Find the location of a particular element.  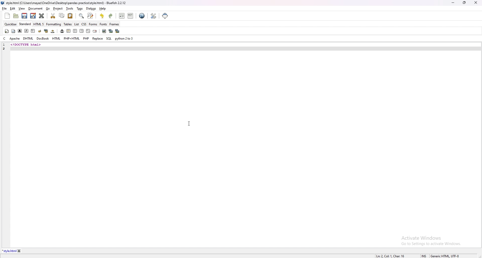

code is located at coordinates (41, 44).